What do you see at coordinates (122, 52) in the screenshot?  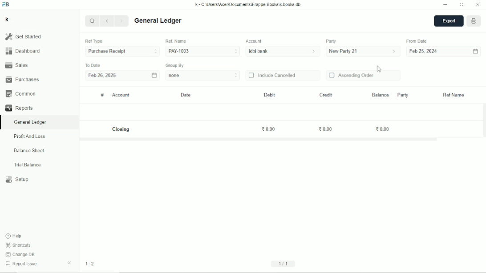 I see `Purchase receipt` at bounding box center [122, 52].